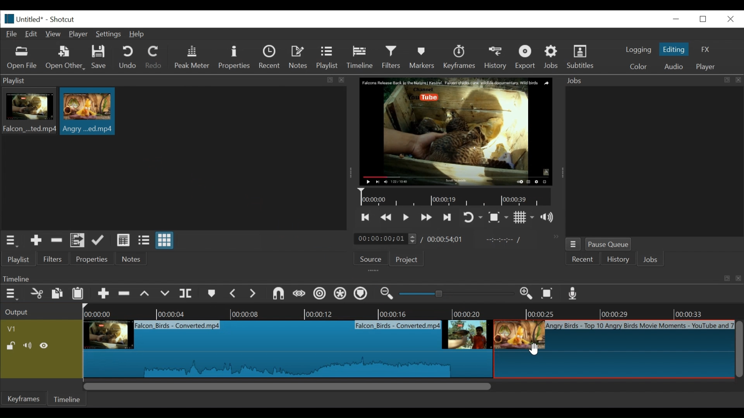  What do you see at coordinates (405, 260) in the screenshot?
I see `Project` at bounding box center [405, 260].